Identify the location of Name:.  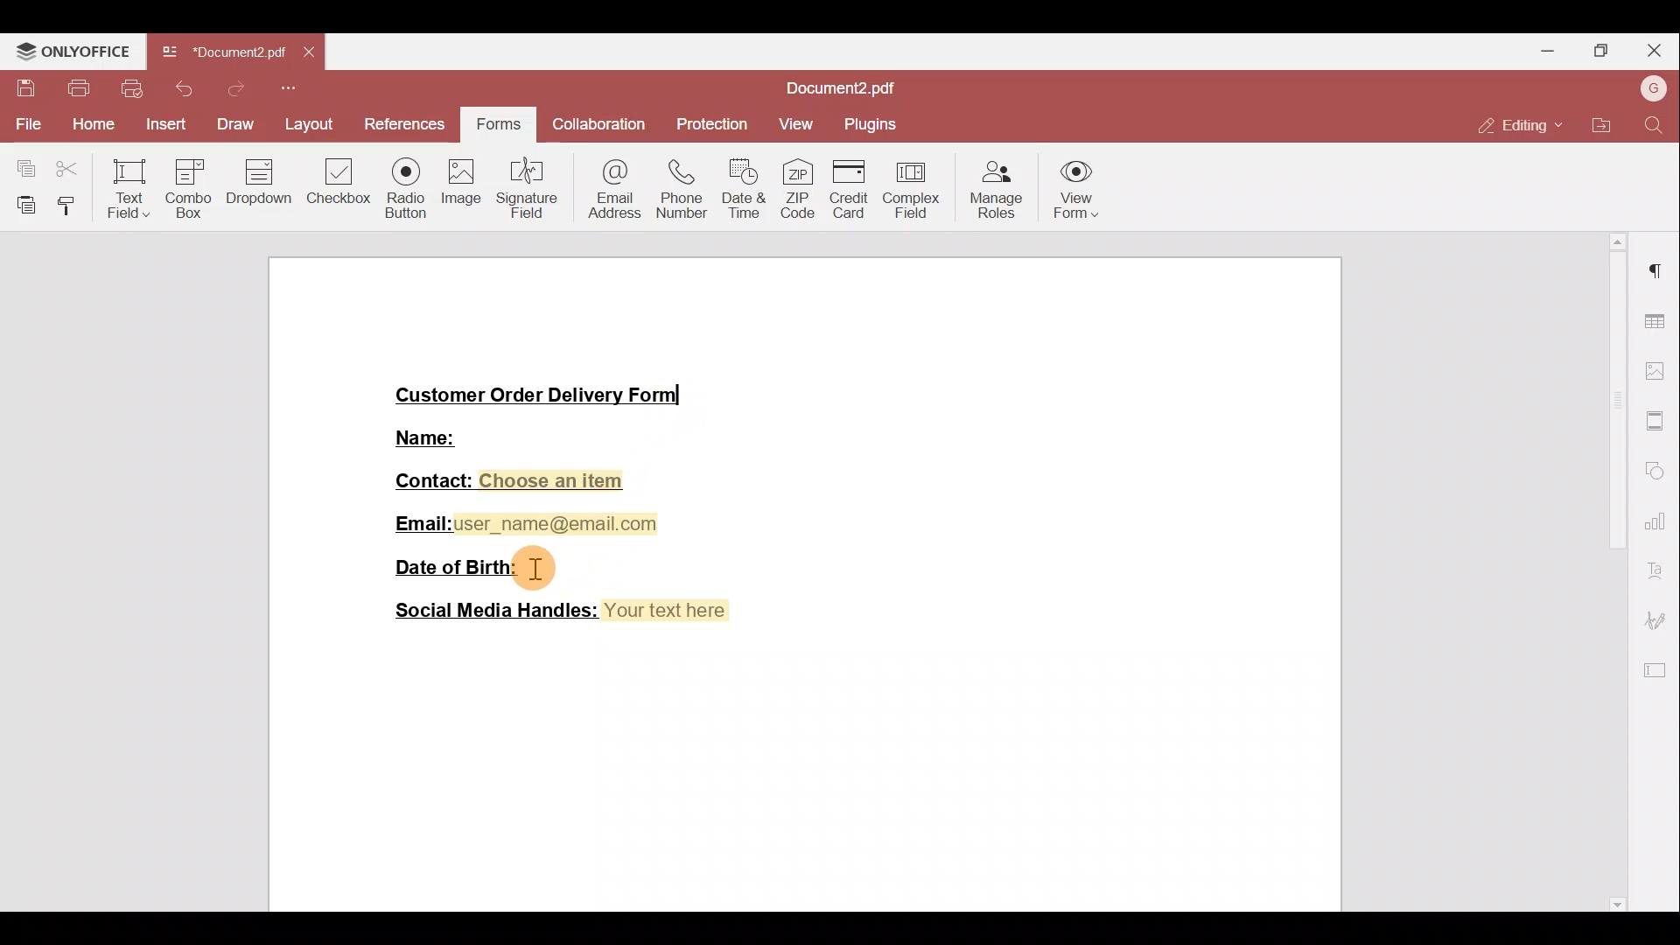
(428, 436).